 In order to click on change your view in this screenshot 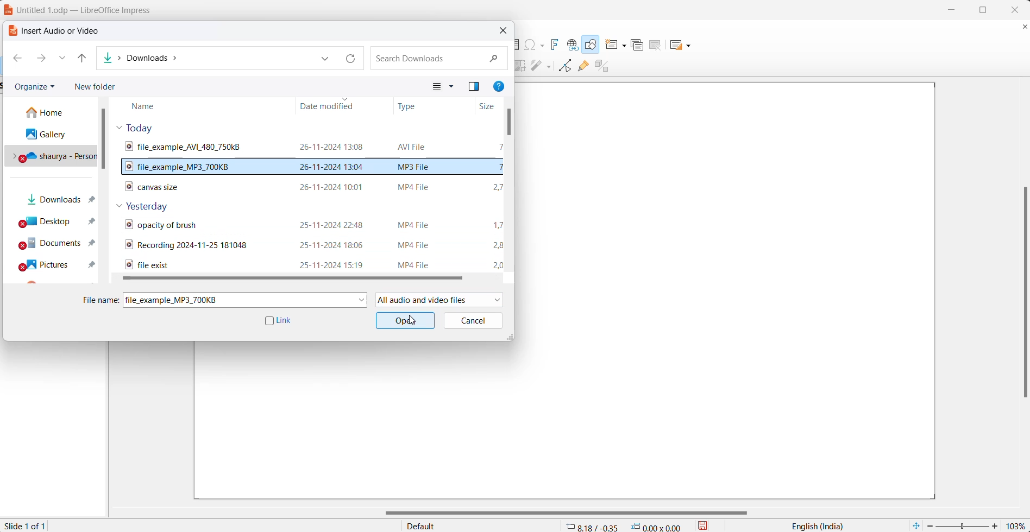, I will do `click(435, 87)`.